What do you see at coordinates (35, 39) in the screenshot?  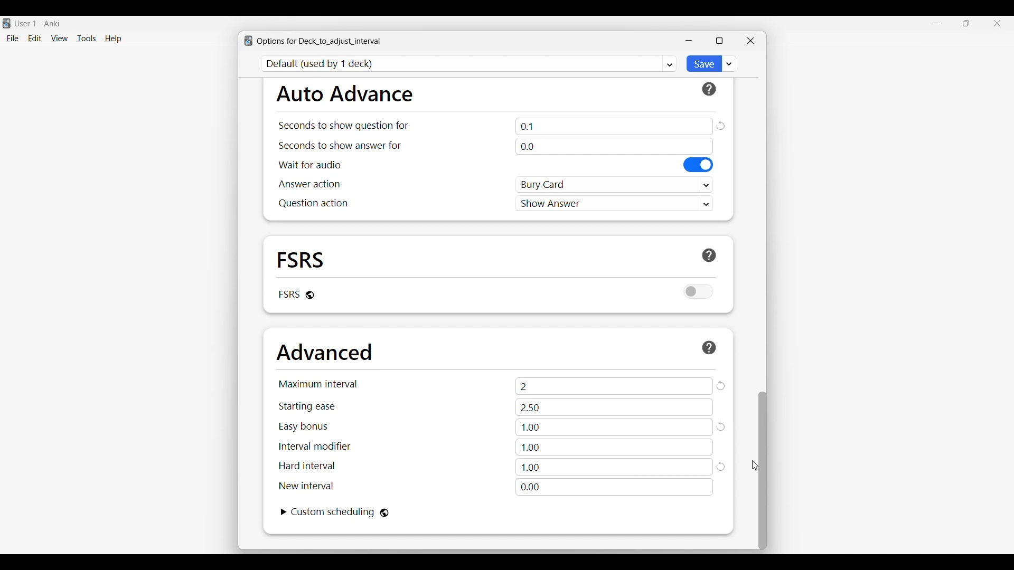 I see `Edit menu` at bounding box center [35, 39].